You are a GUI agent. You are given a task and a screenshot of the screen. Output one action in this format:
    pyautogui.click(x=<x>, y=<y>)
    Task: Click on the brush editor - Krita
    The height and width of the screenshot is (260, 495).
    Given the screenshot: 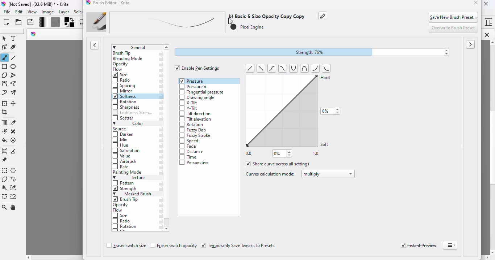 What is the action you would take?
    pyautogui.click(x=113, y=3)
    